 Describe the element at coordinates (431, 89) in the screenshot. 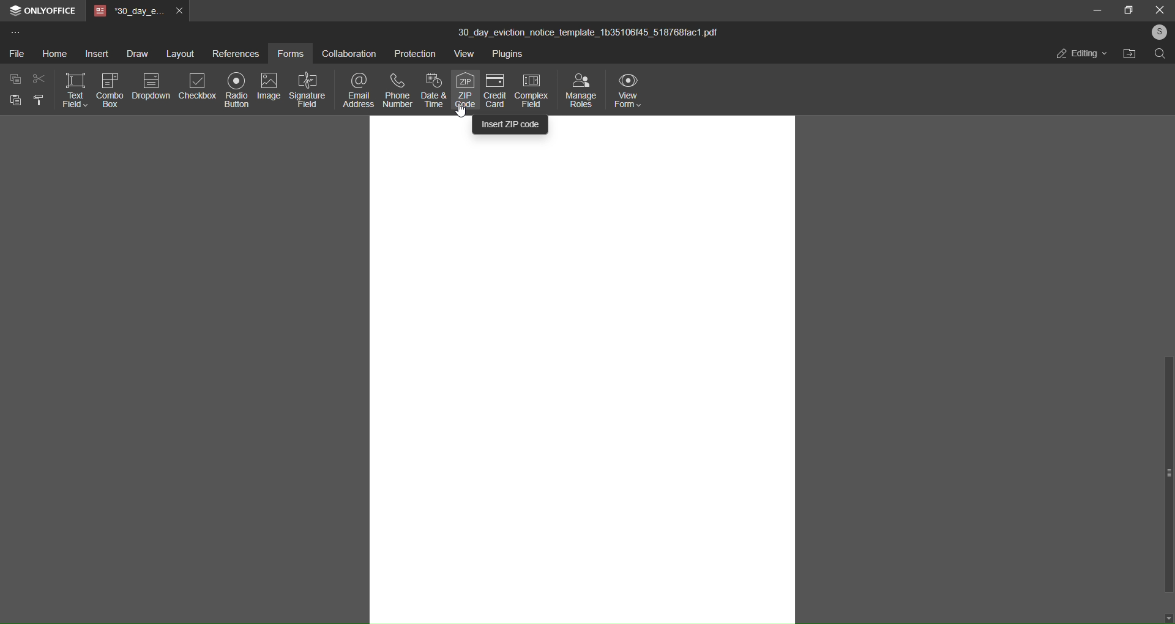

I see `date and time` at that location.